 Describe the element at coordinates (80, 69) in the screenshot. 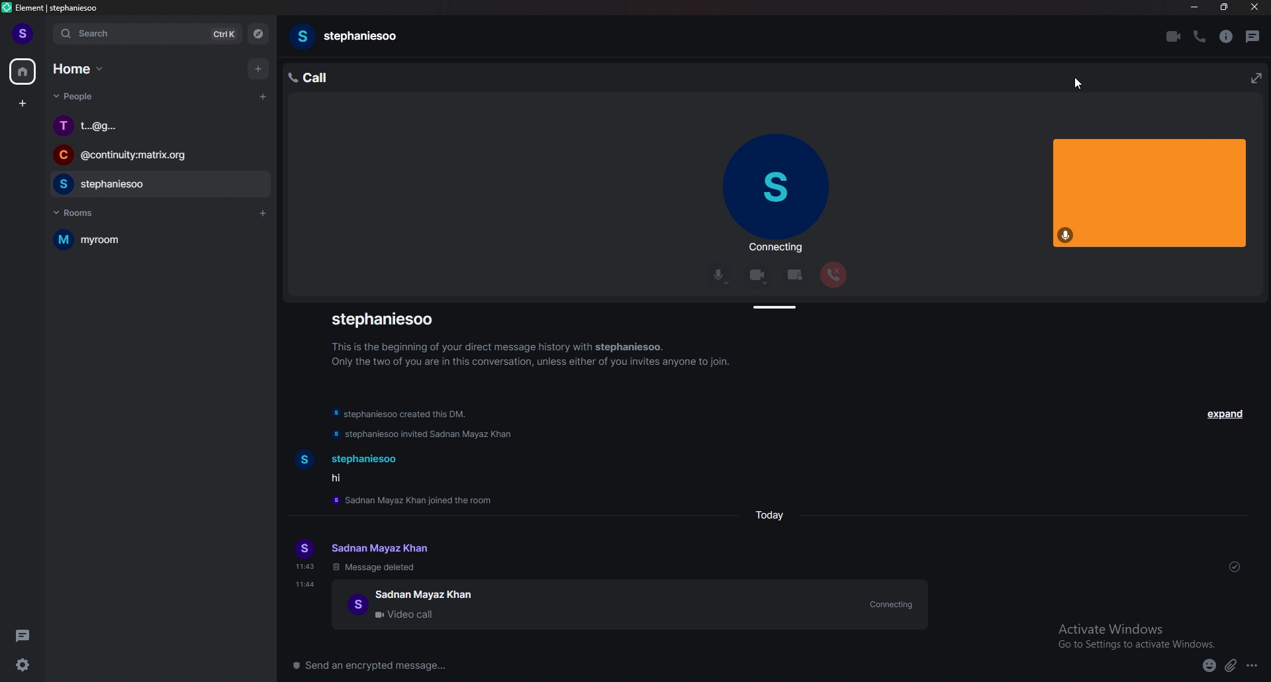

I see `home` at that location.